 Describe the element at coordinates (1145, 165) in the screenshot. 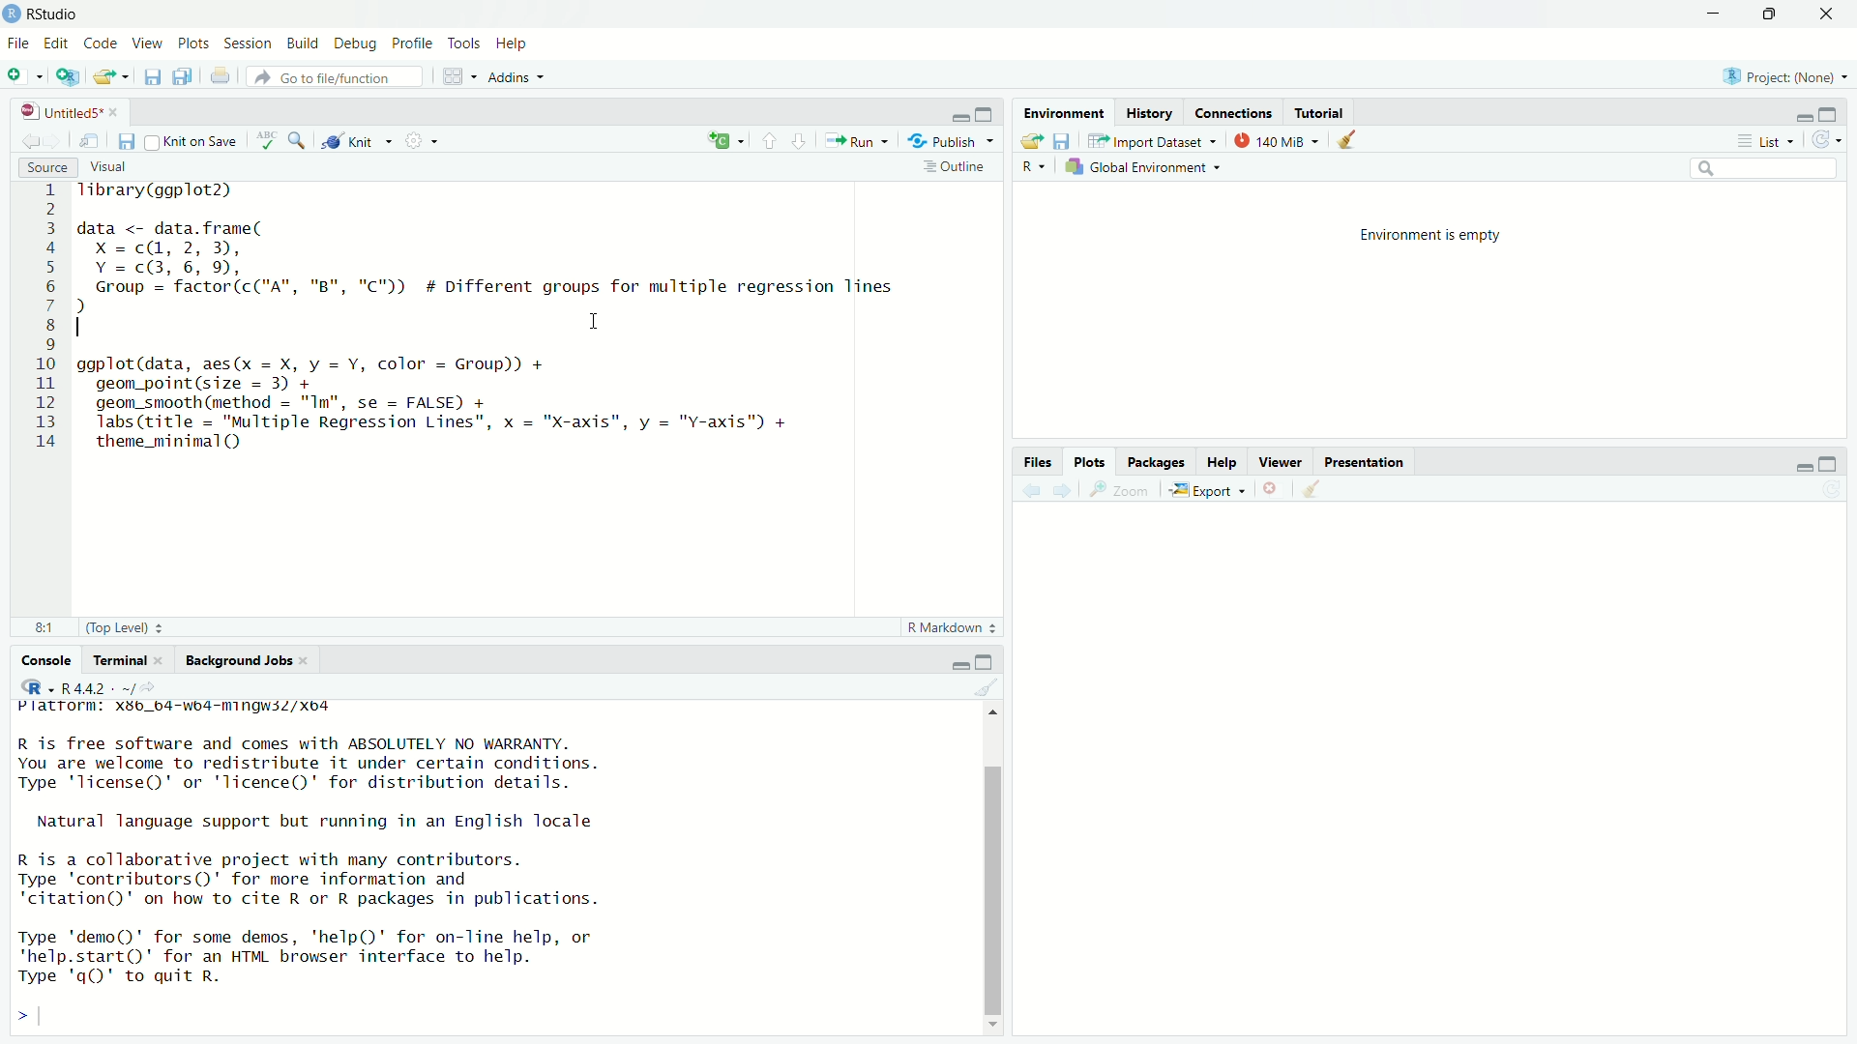

I see `Global Environment ~` at that location.